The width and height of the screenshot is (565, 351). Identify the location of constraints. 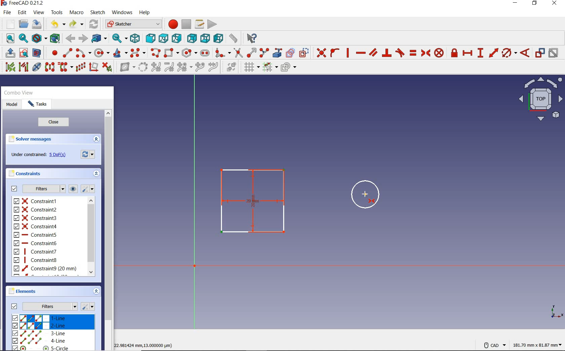
(25, 174).